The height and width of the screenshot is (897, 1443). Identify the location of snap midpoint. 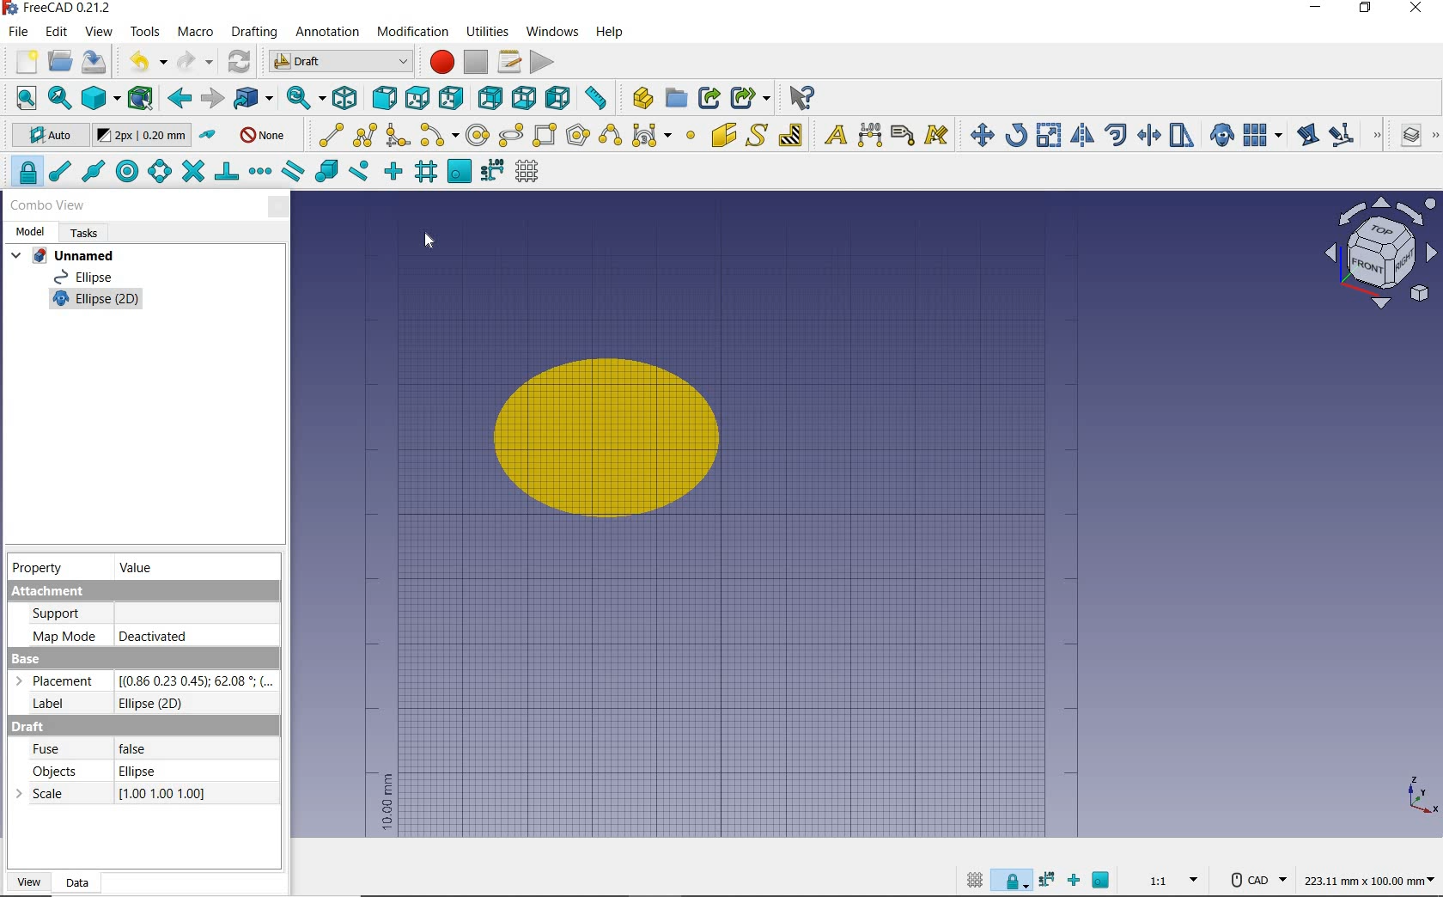
(94, 171).